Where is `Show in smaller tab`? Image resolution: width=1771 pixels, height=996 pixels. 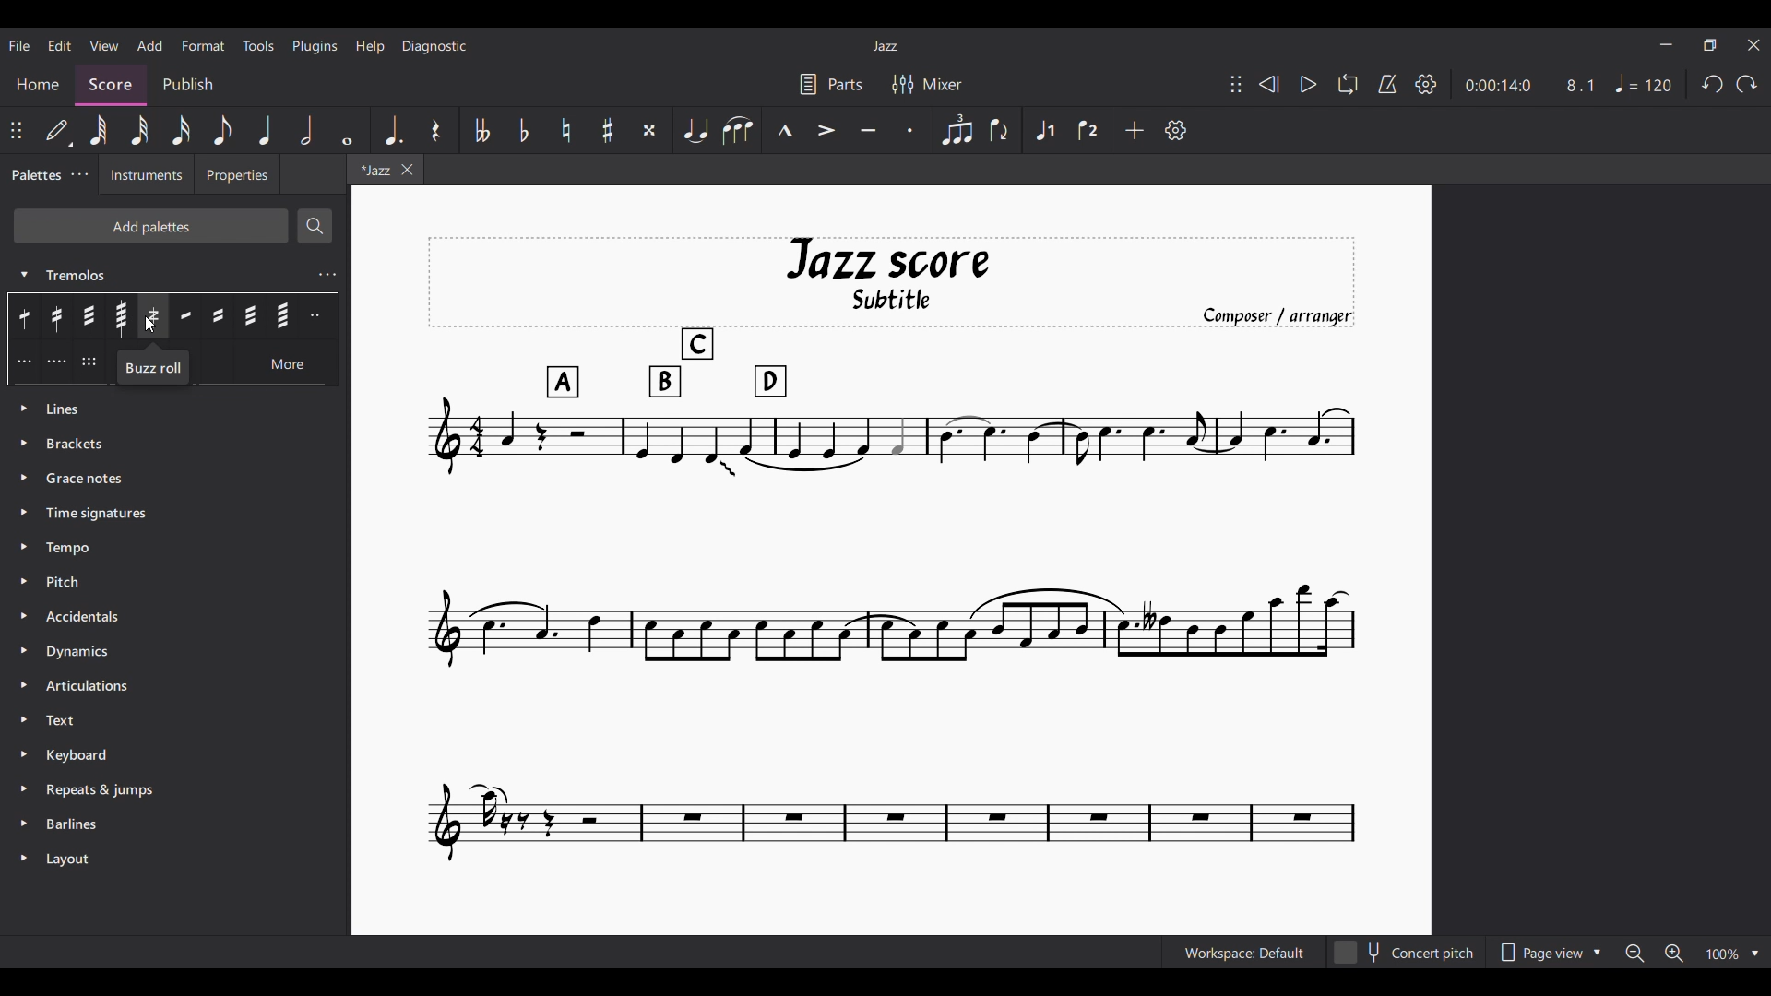
Show in smaller tab is located at coordinates (1710, 44).